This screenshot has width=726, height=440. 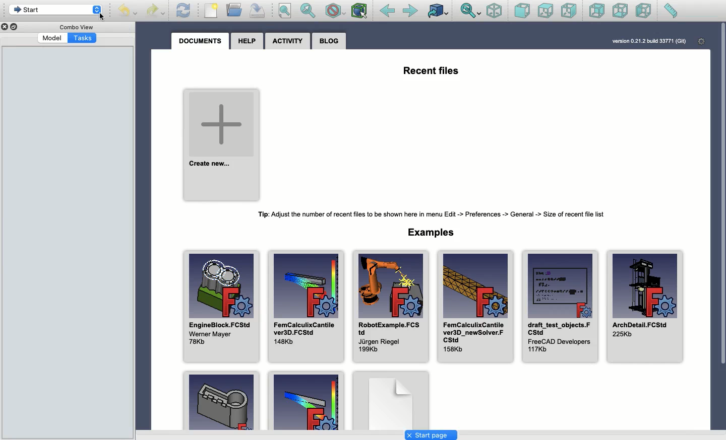 What do you see at coordinates (359, 11) in the screenshot?
I see `Bounding Box` at bounding box center [359, 11].